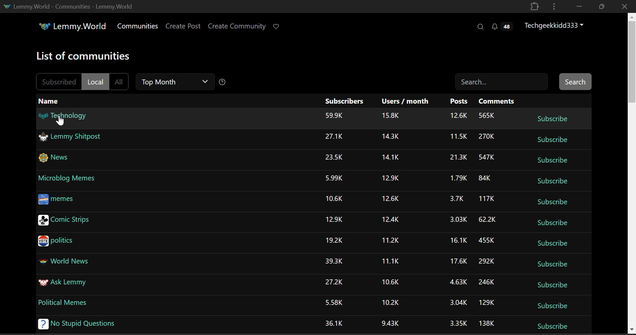 Image resolution: width=636 pixels, height=335 pixels. What do you see at coordinates (183, 25) in the screenshot?
I see `Create Post` at bounding box center [183, 25].